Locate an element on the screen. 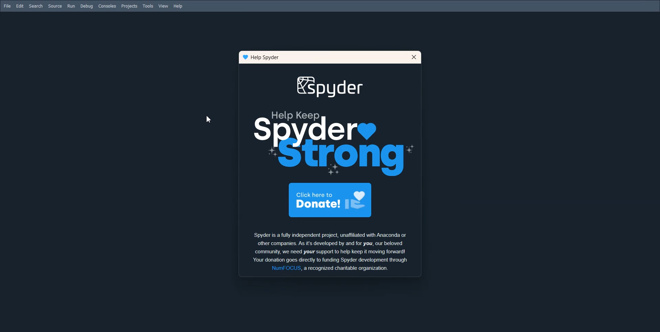 The height and width of the screenshot is (332, 660). Click here to donate is located at coordinates (331, 201).